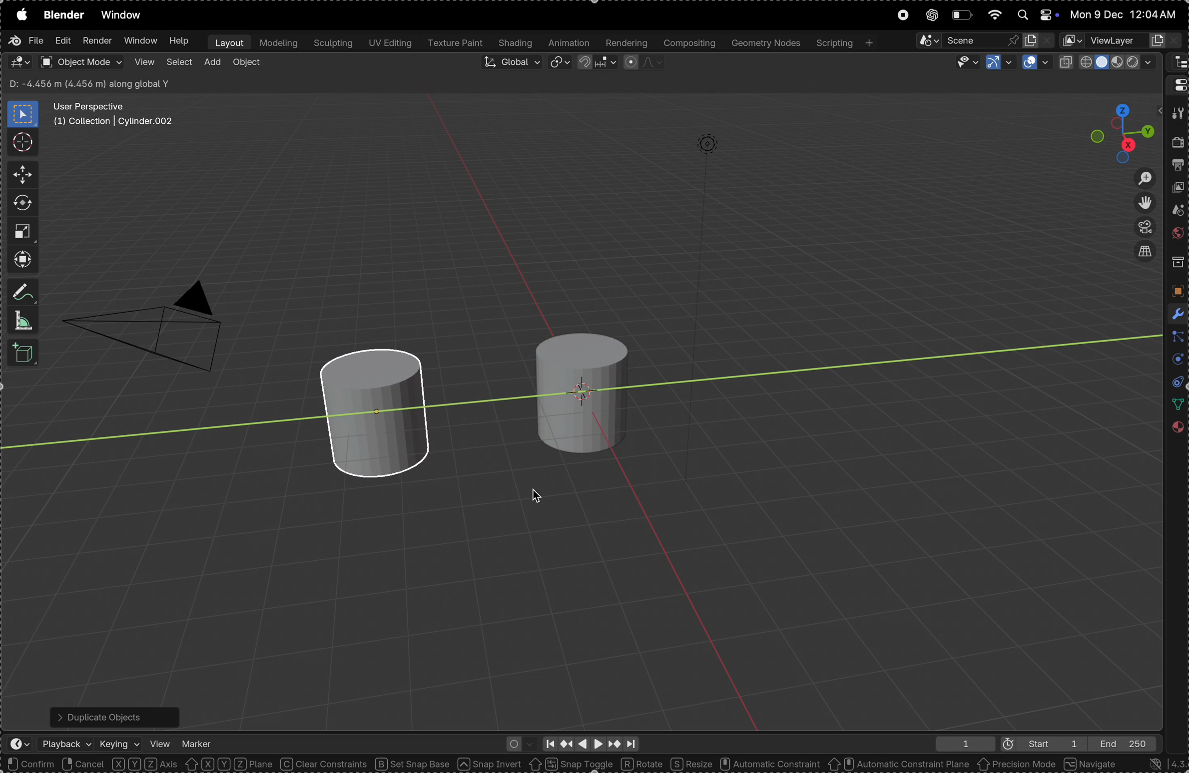 This screenshot has width=1189, height=773. Describe the element at coordinates (80, 62) in the screenshot. I see `object mode` at that location.